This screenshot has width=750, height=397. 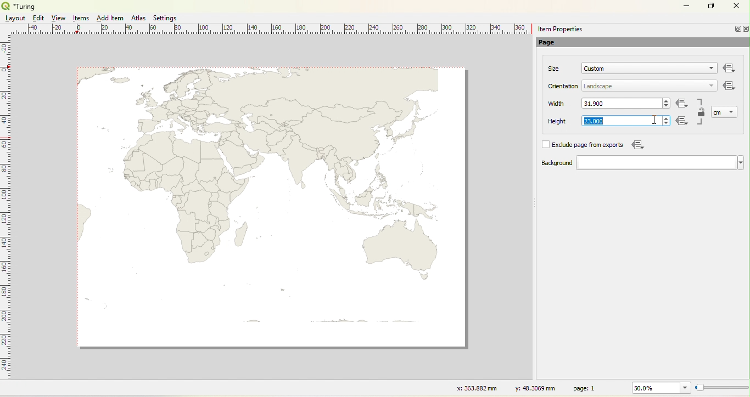 I want to click on page: 1, so click(x=586, y=388).